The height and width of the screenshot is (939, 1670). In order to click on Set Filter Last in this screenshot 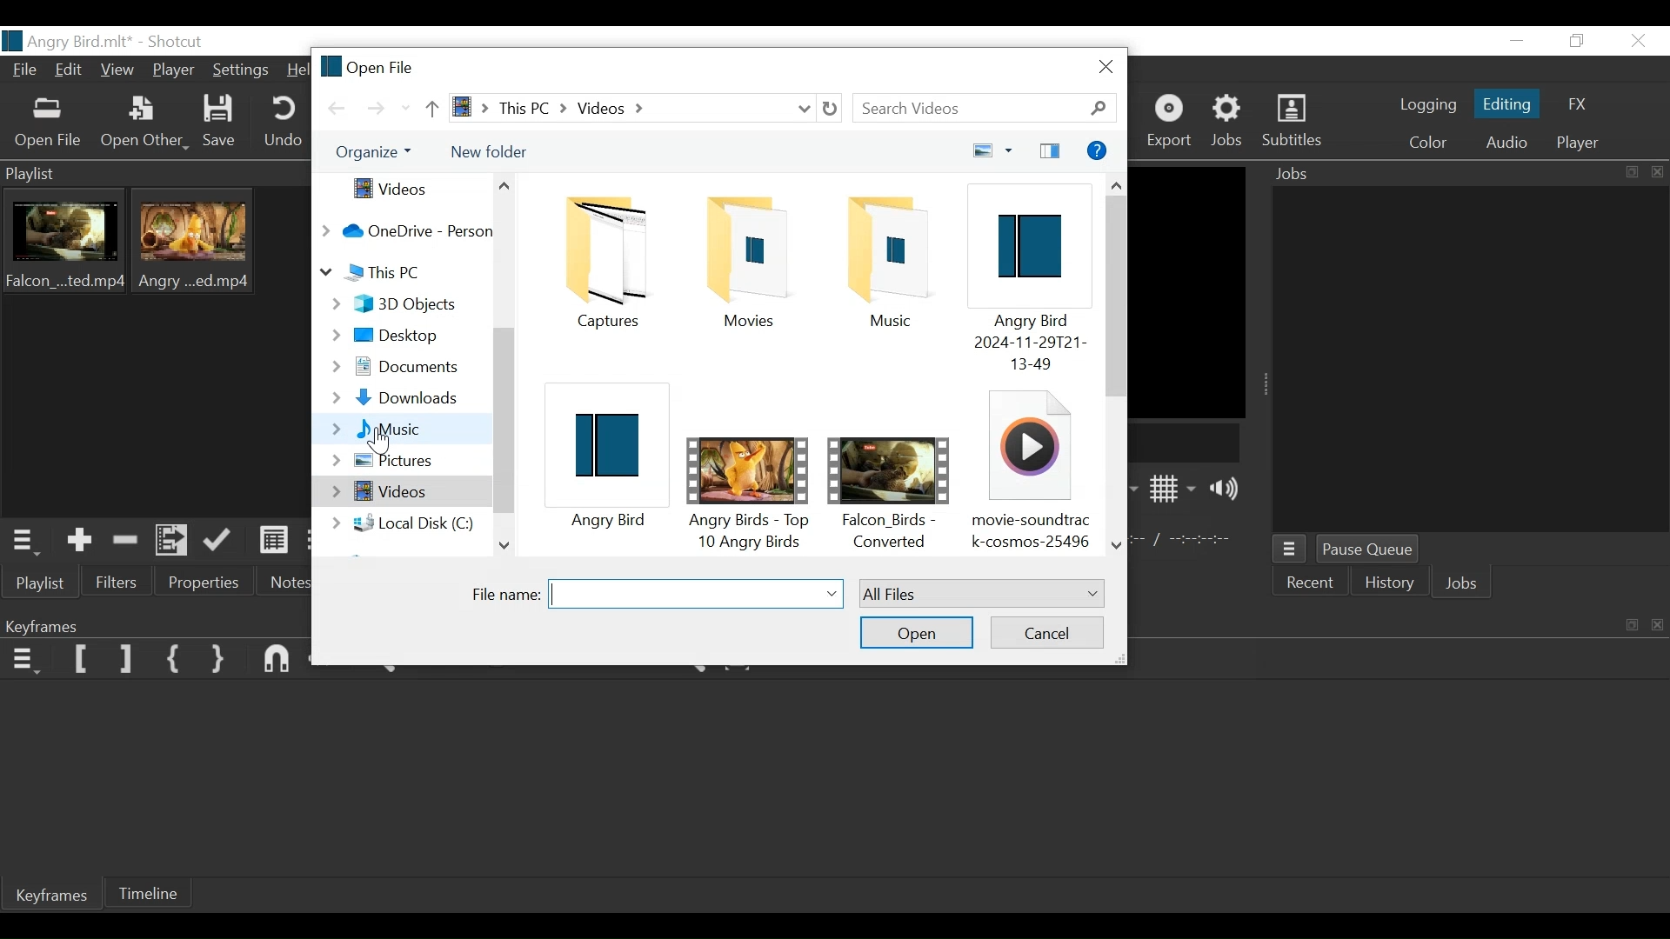, I will do `click(128, 659)`.